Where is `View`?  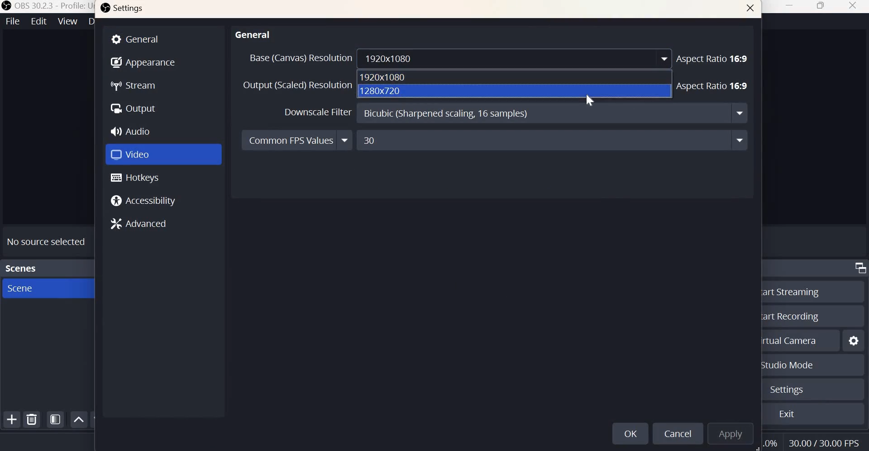
View is located at coordinates (68, 22).